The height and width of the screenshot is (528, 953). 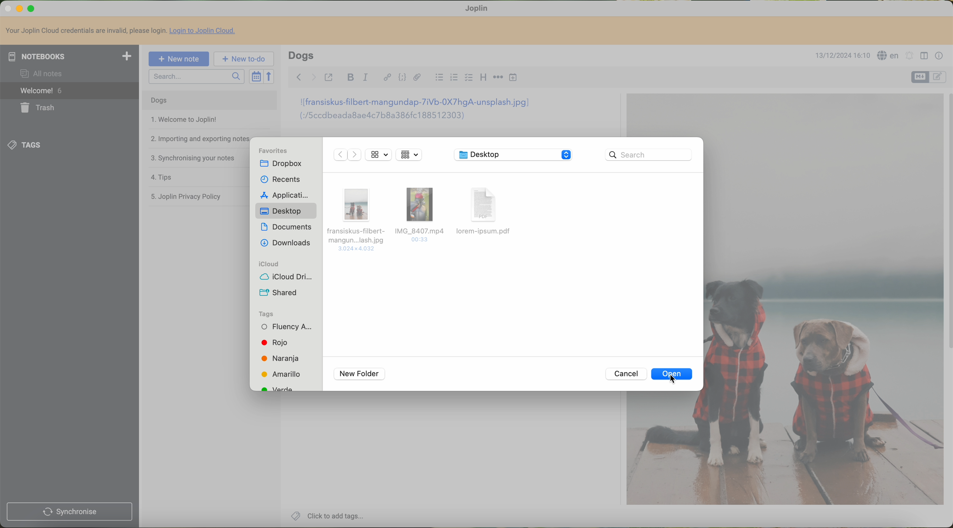 I want to click on toggle editors, so click(x=921, y=77).